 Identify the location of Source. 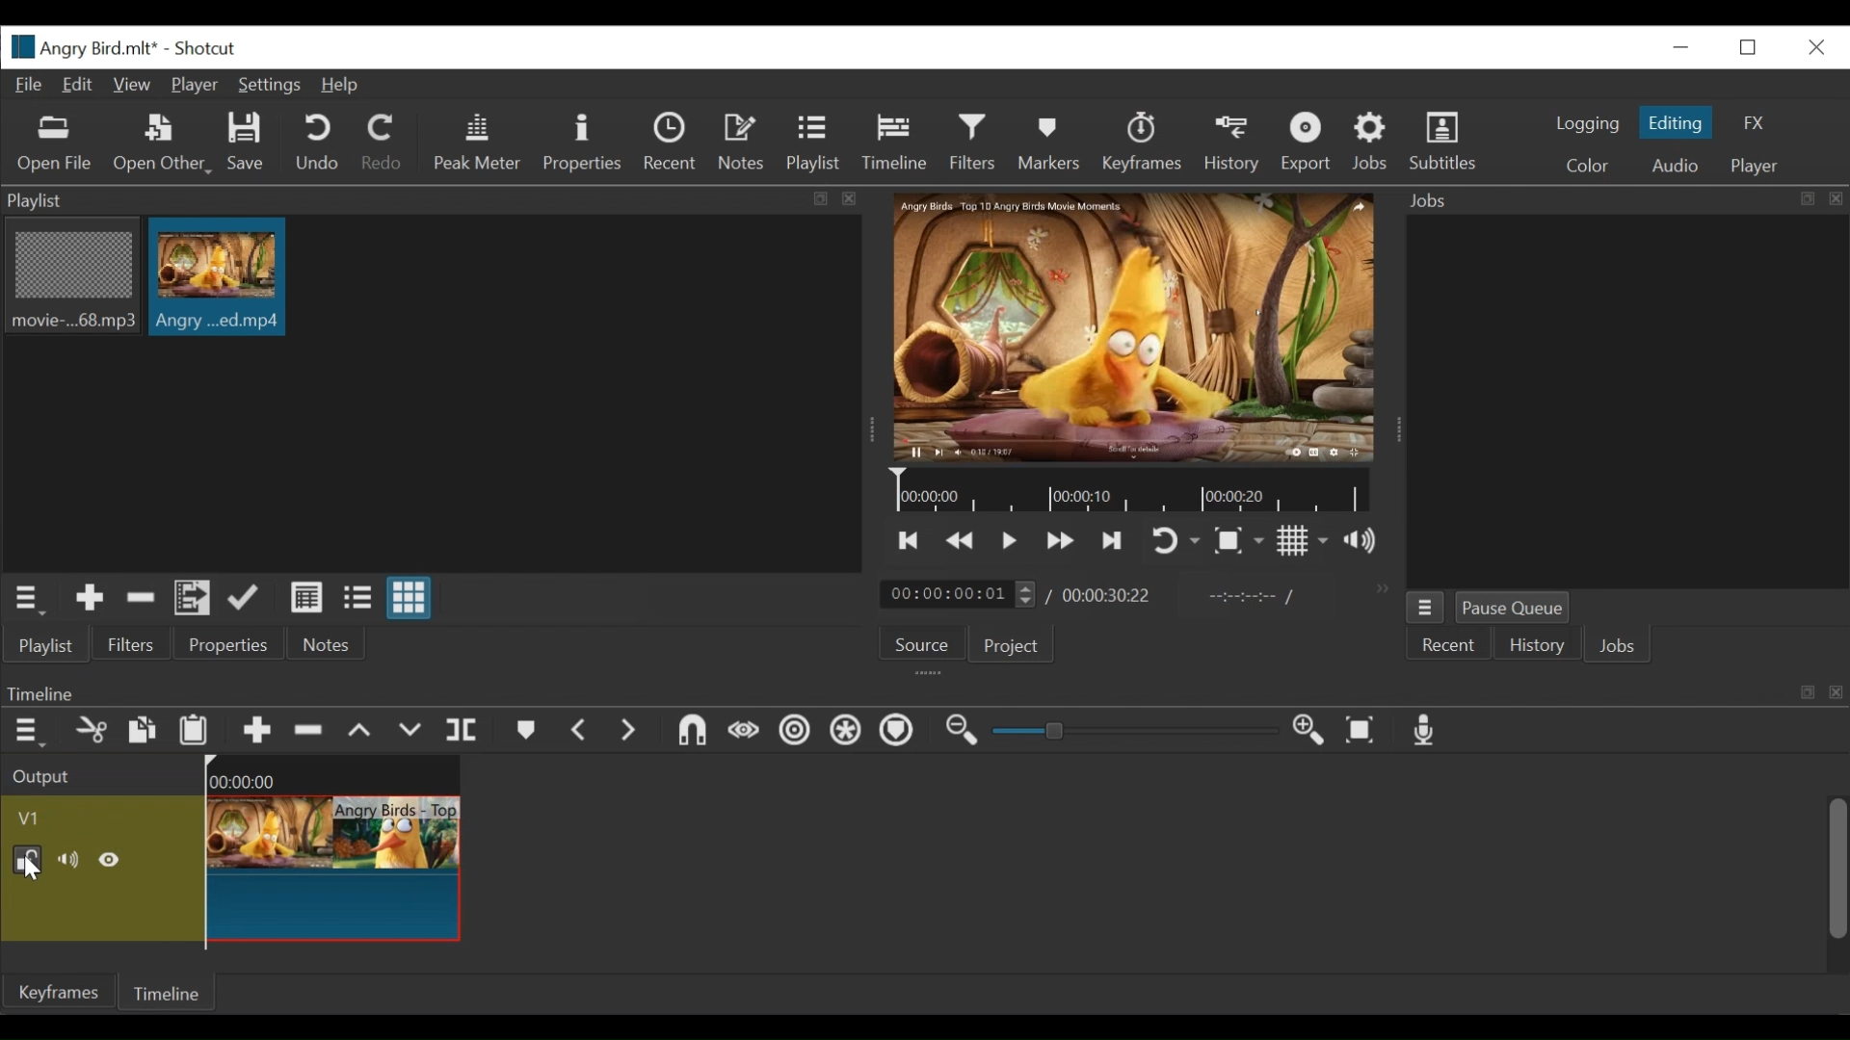
(923, 641).